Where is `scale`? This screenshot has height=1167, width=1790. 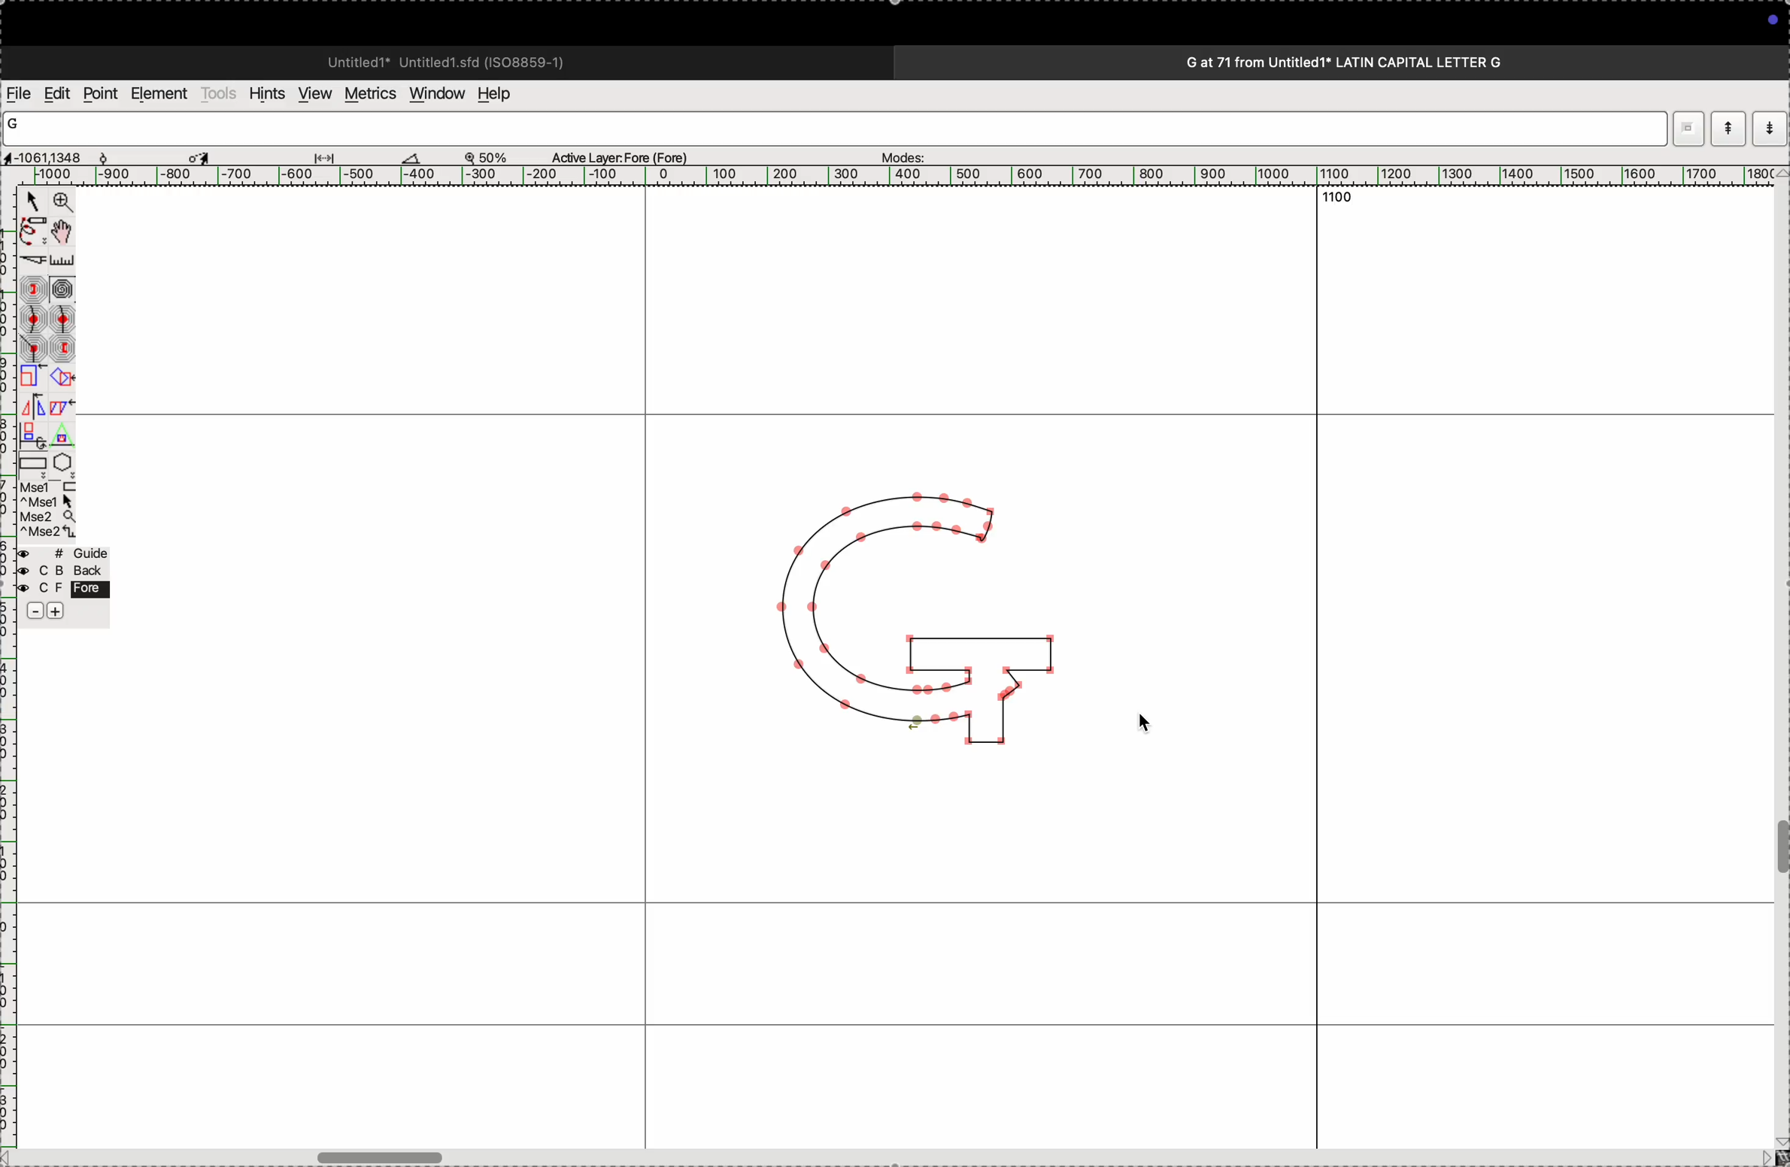 scale is located at coordinates (903, 175).